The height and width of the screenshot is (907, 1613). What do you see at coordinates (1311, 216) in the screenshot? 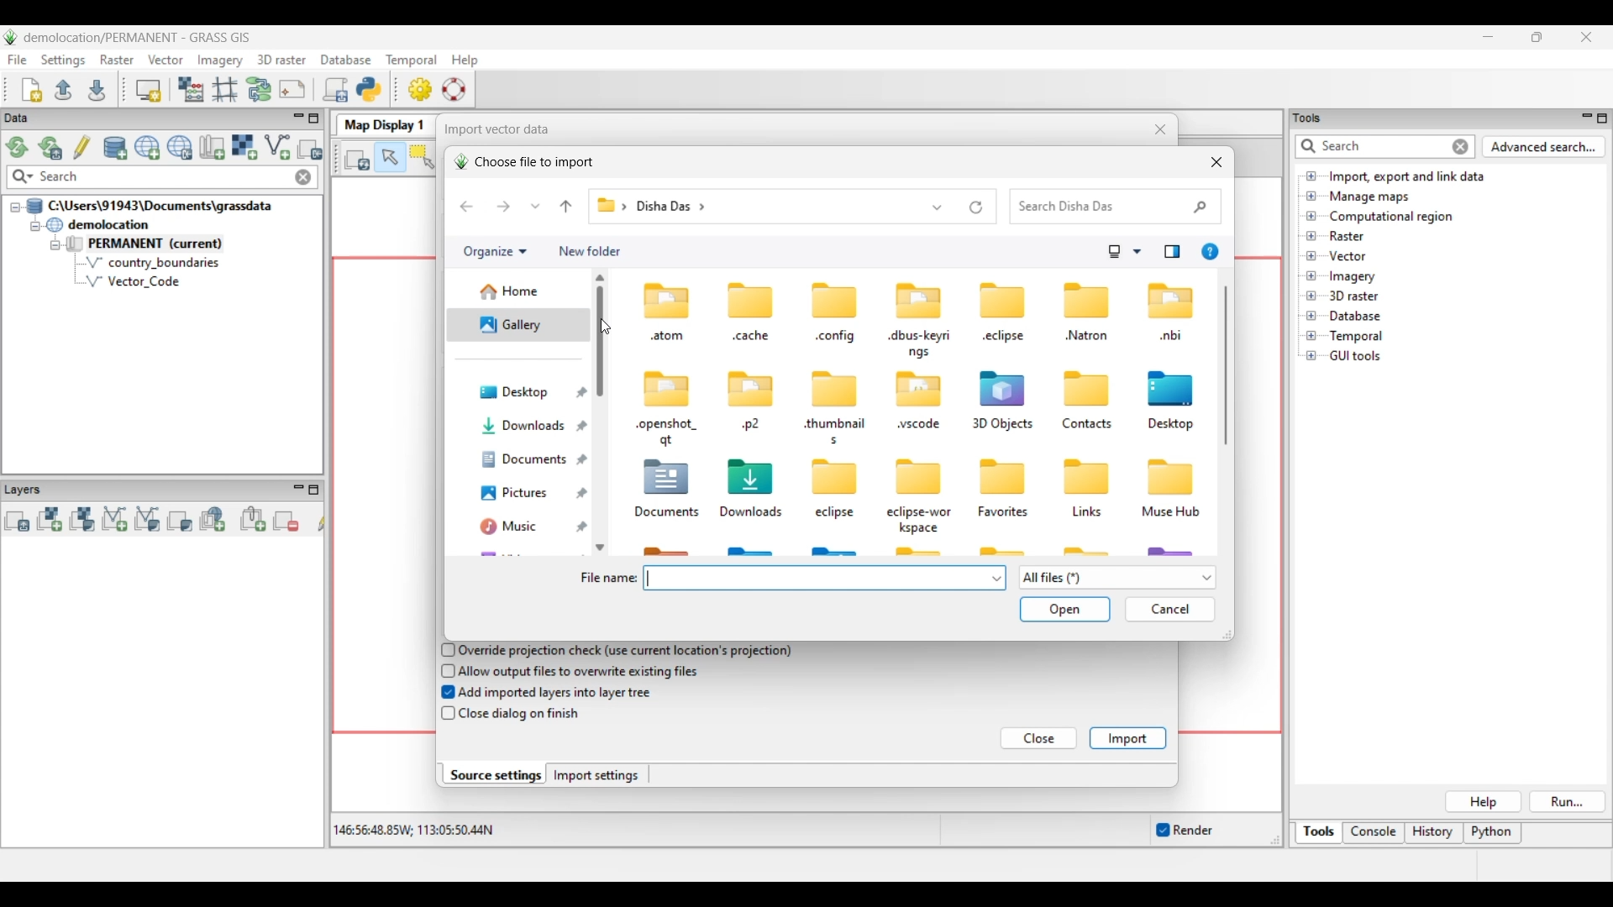
I see `Click to open Computational region` at bounding box center [1311, 216].